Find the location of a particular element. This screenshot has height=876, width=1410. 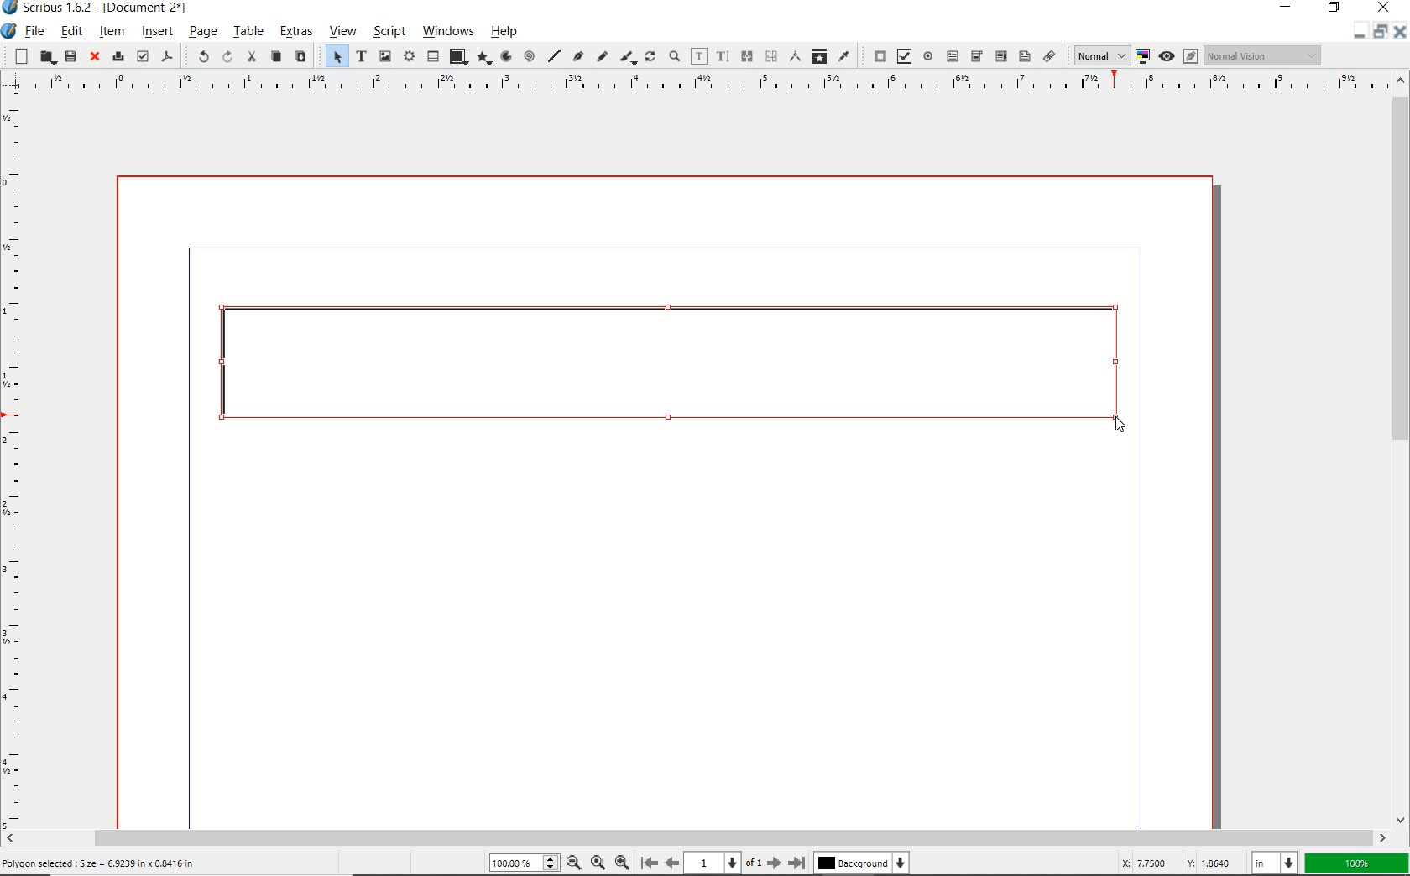

view is located at coordinates (344, 32).